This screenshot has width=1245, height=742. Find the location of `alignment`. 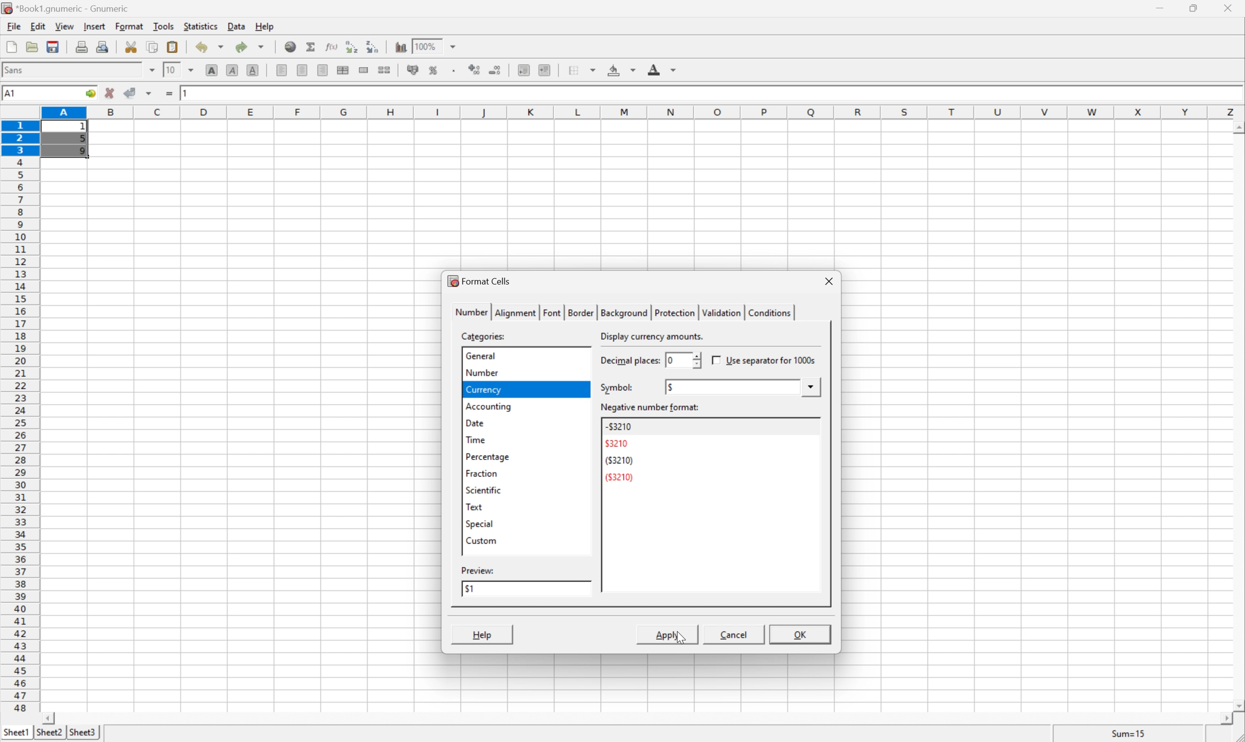

alignment is located at coordinates (516, 312).